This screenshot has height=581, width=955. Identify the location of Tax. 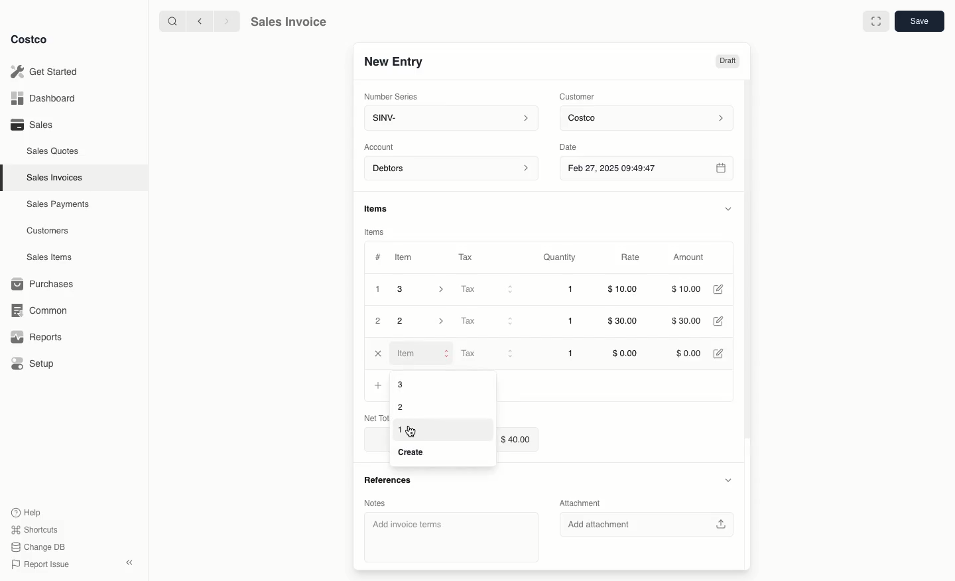
(486, 290).